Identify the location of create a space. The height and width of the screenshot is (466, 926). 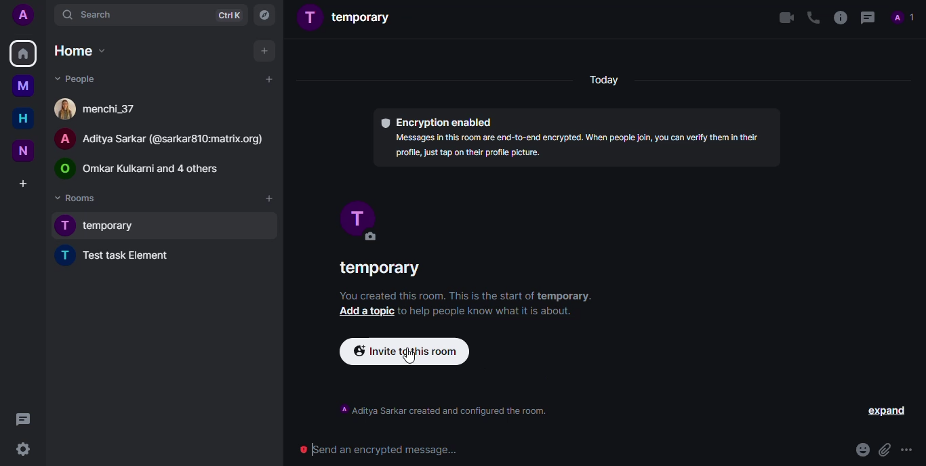
(23, 183).